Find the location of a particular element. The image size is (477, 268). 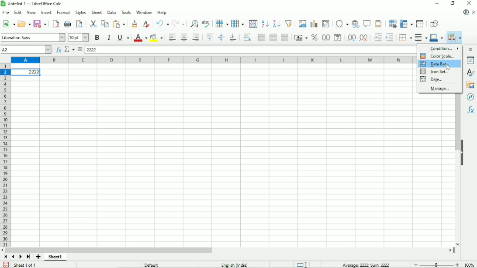

Column headings is located at coordinates (212, 60).